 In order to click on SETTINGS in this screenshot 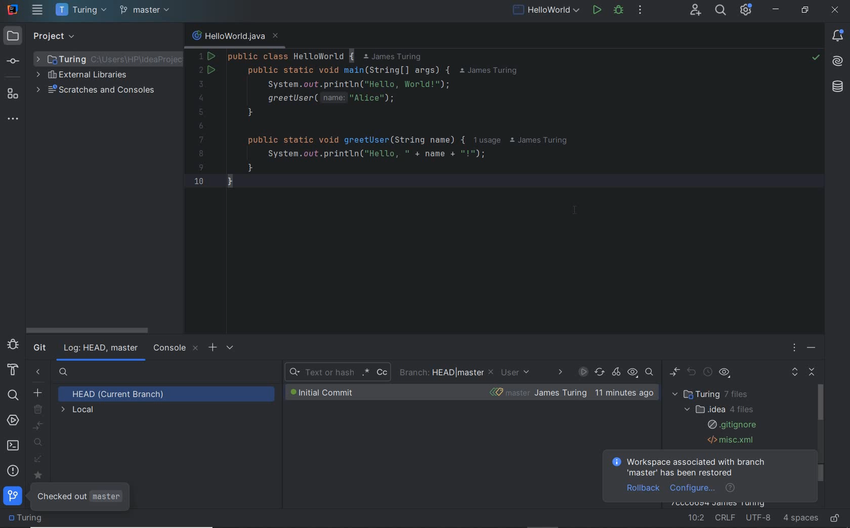, I will do `click(231, 347)`.